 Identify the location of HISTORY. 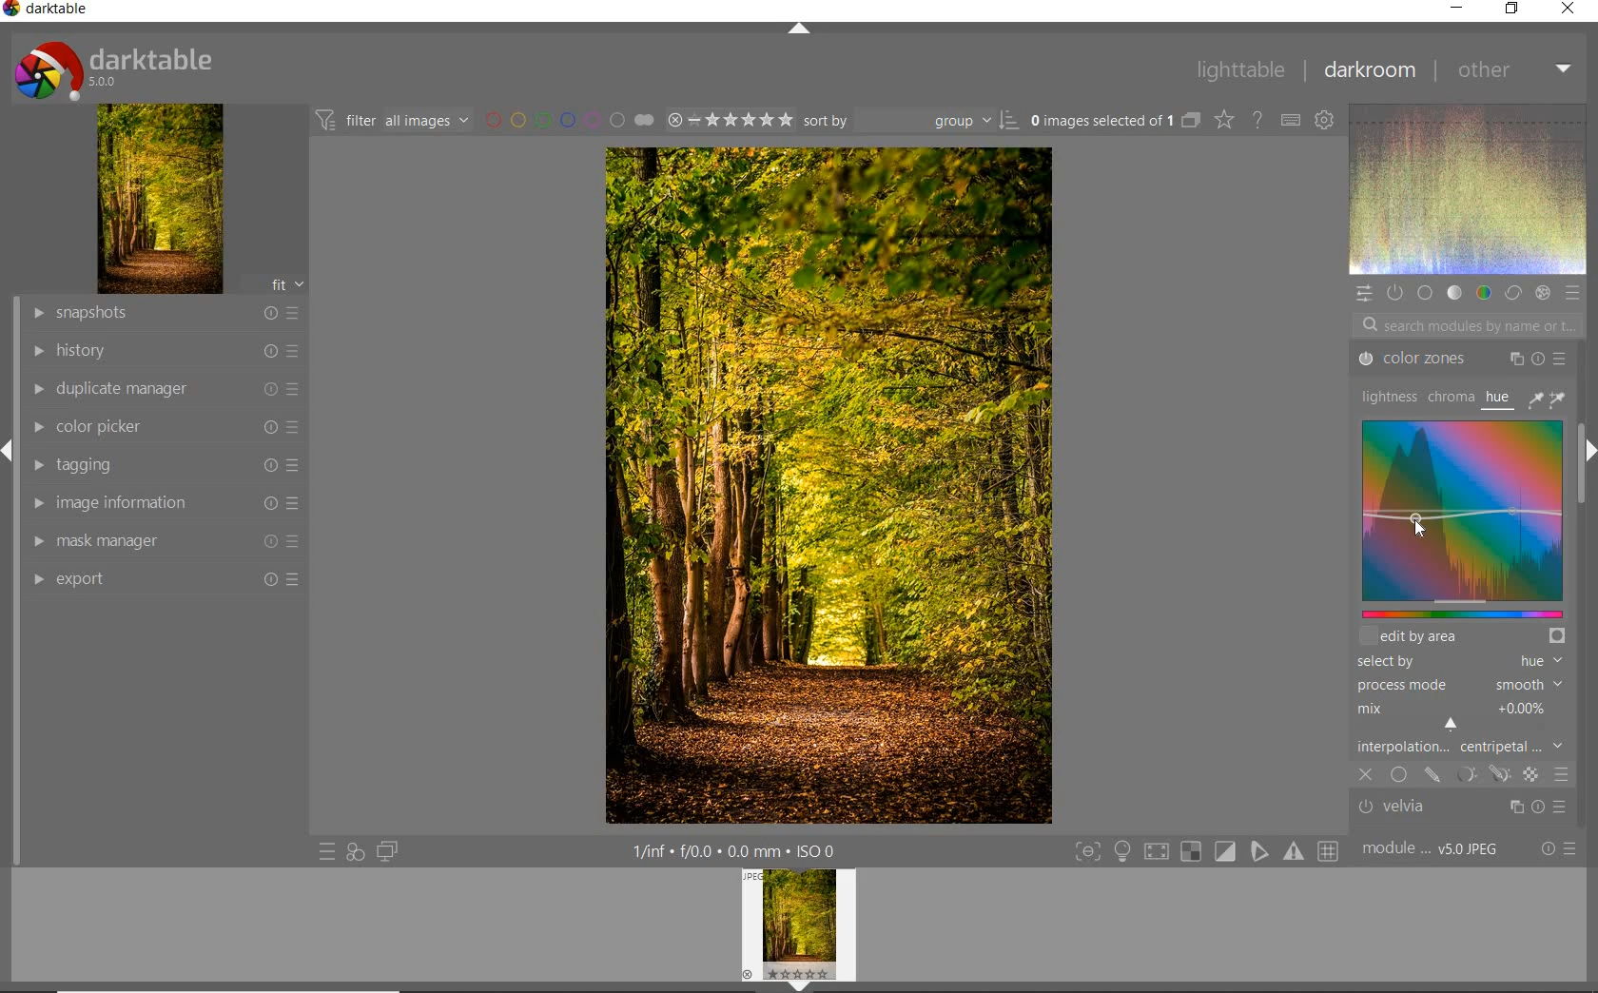
(162, 352).